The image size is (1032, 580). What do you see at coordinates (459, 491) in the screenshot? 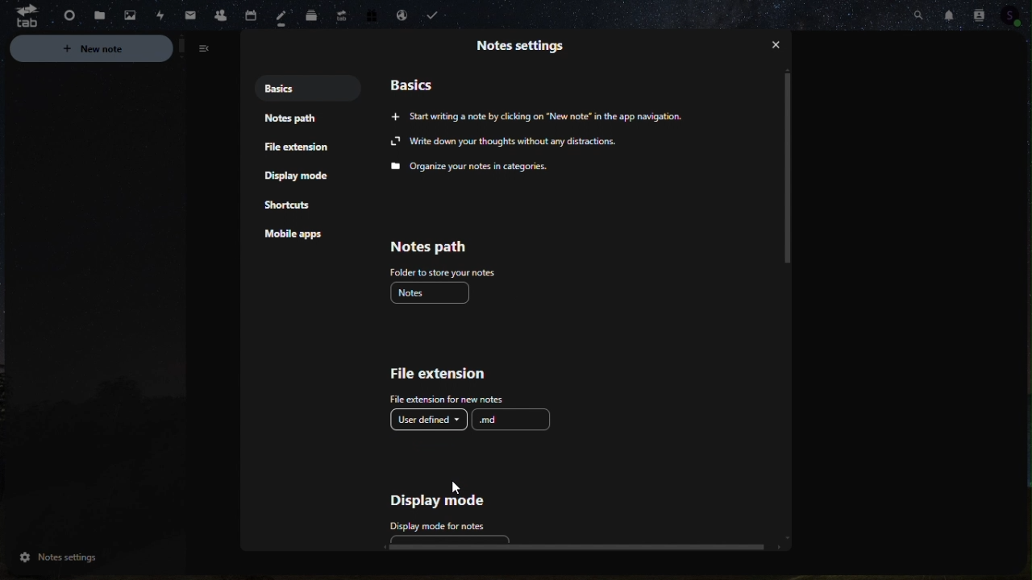
I see `cursor` at bounding box center [459, 491].